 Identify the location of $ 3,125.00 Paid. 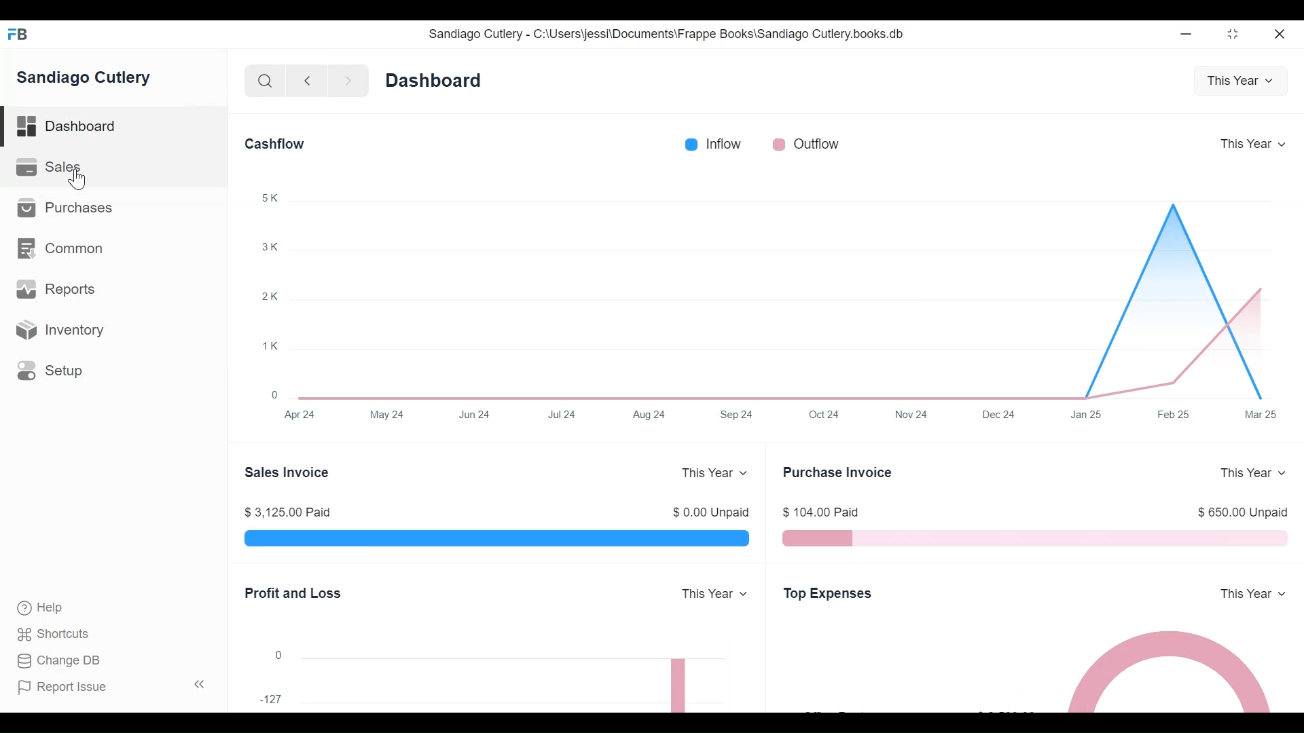
(287, 514).